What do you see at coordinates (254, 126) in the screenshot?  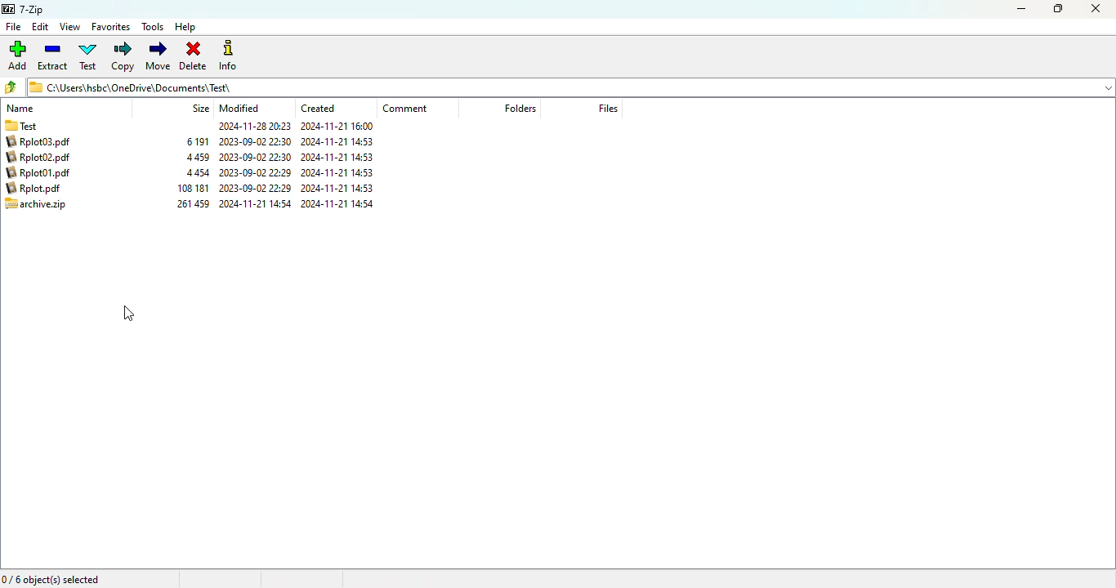 I see `` at bounding box center [254, 126].